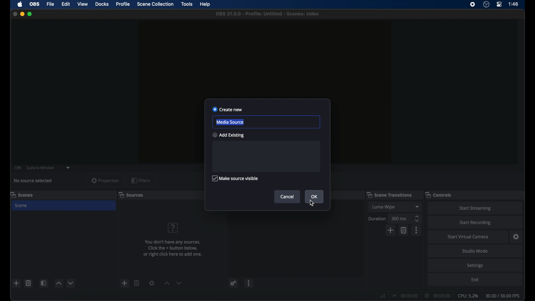 The height and width of the screenshot is (301, 535). Describe the element at coordinates (384, 207) in the screenshot. I see `luma wipe` at that location.